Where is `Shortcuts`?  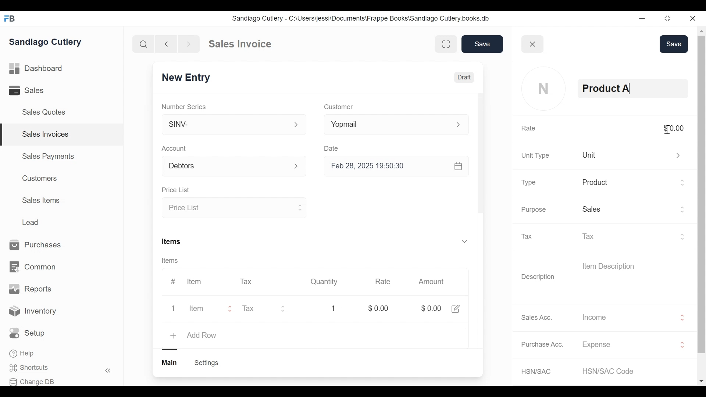
Shortcuts is located at coordinates (32, 368).